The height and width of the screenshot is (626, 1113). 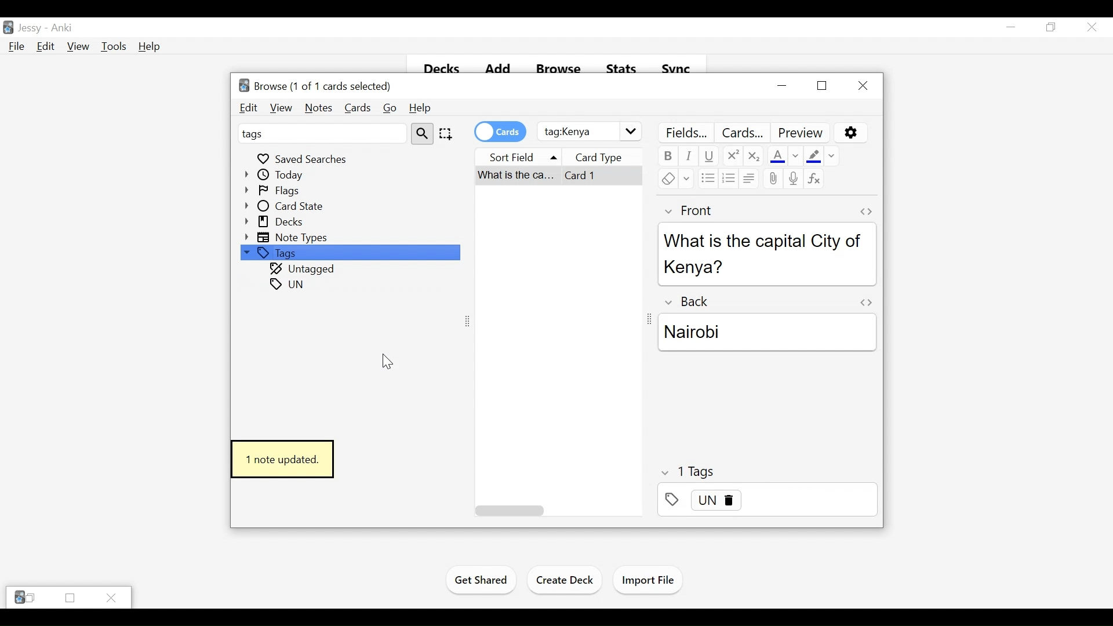 What do you see at coordinates (1090, 27) in the screenshot?
I see `Close` at bounding box center [1090, 27].